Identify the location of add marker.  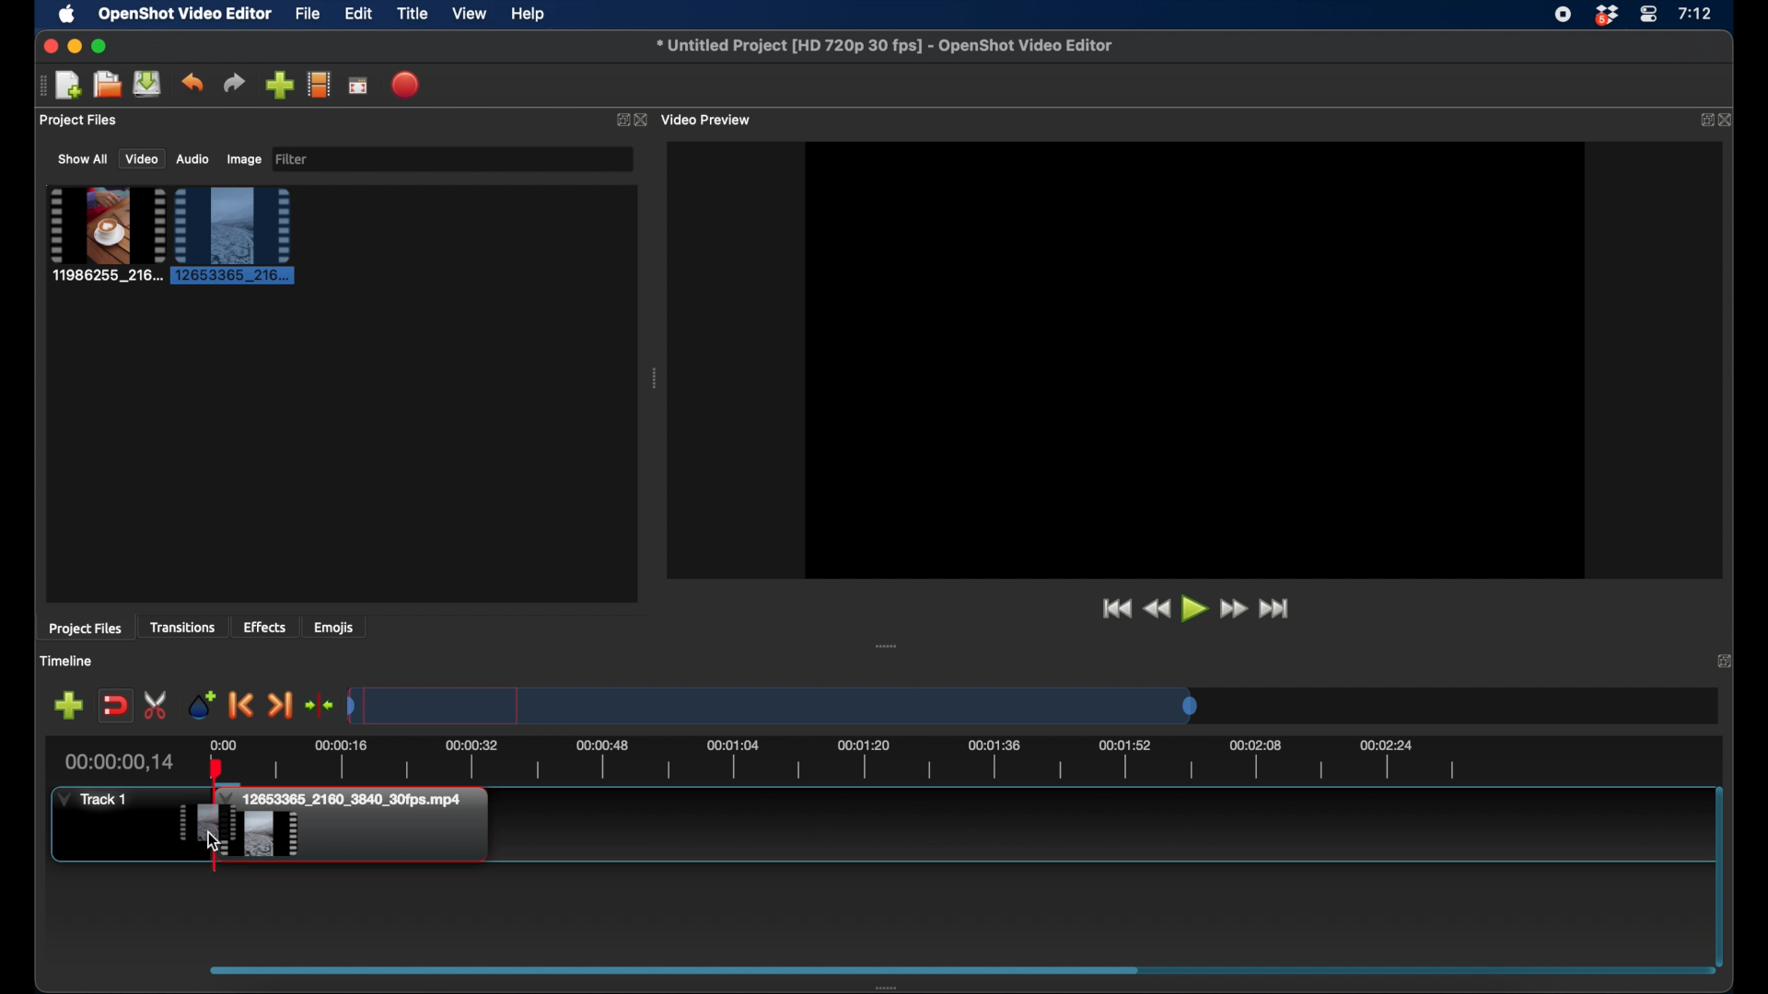
(200, 704).